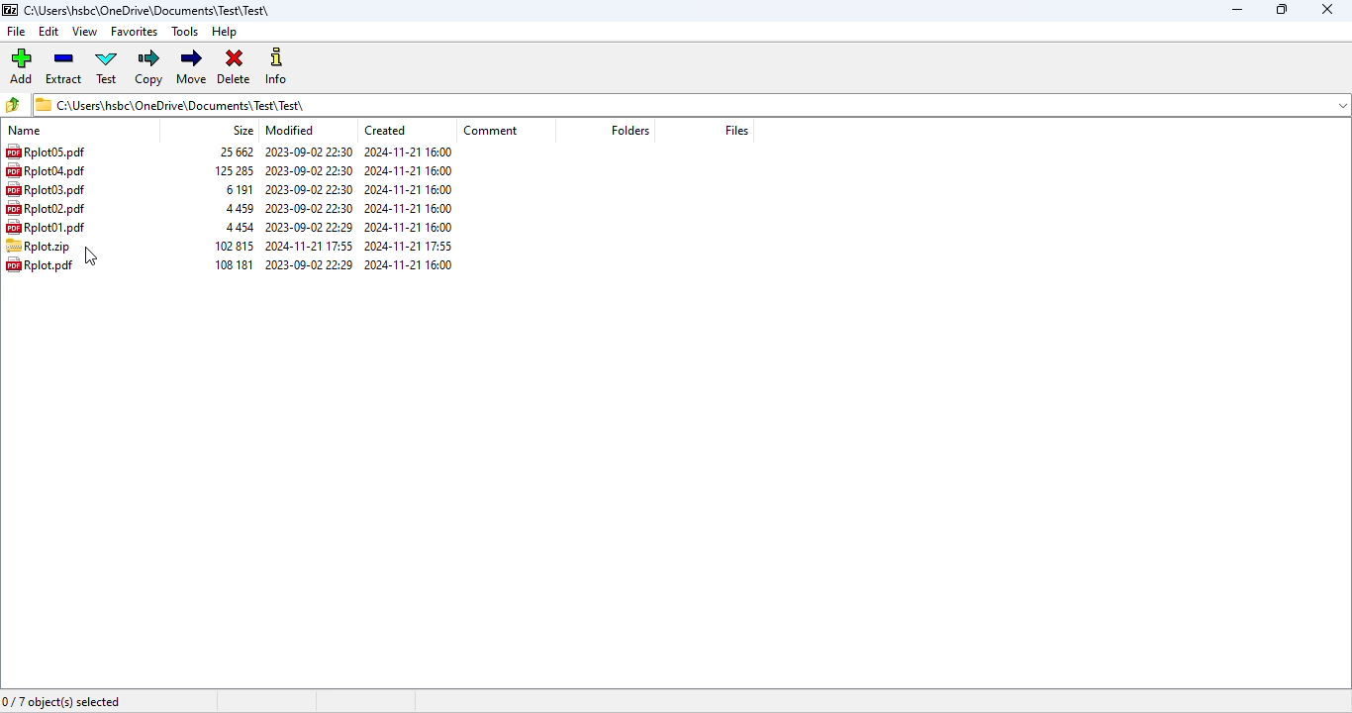 The width and height of the screenshot is (1352, 713). What do you see at coordinates (231, 264) in the screenshot?
I see `108181` at bounding box center [231, 264].